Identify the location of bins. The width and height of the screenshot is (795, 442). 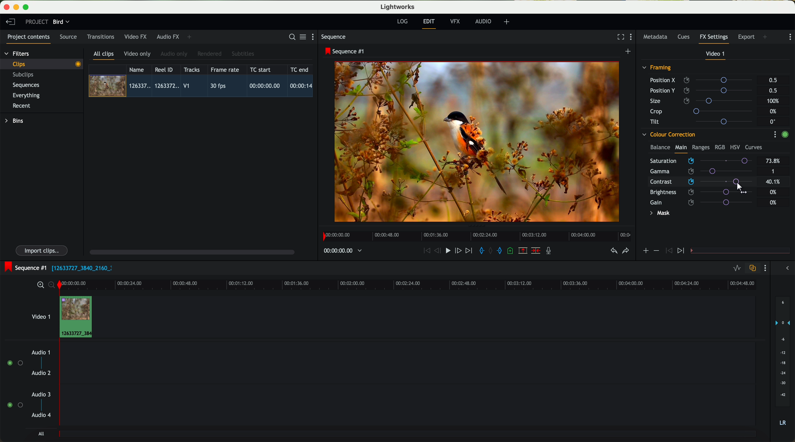
(15, 121).